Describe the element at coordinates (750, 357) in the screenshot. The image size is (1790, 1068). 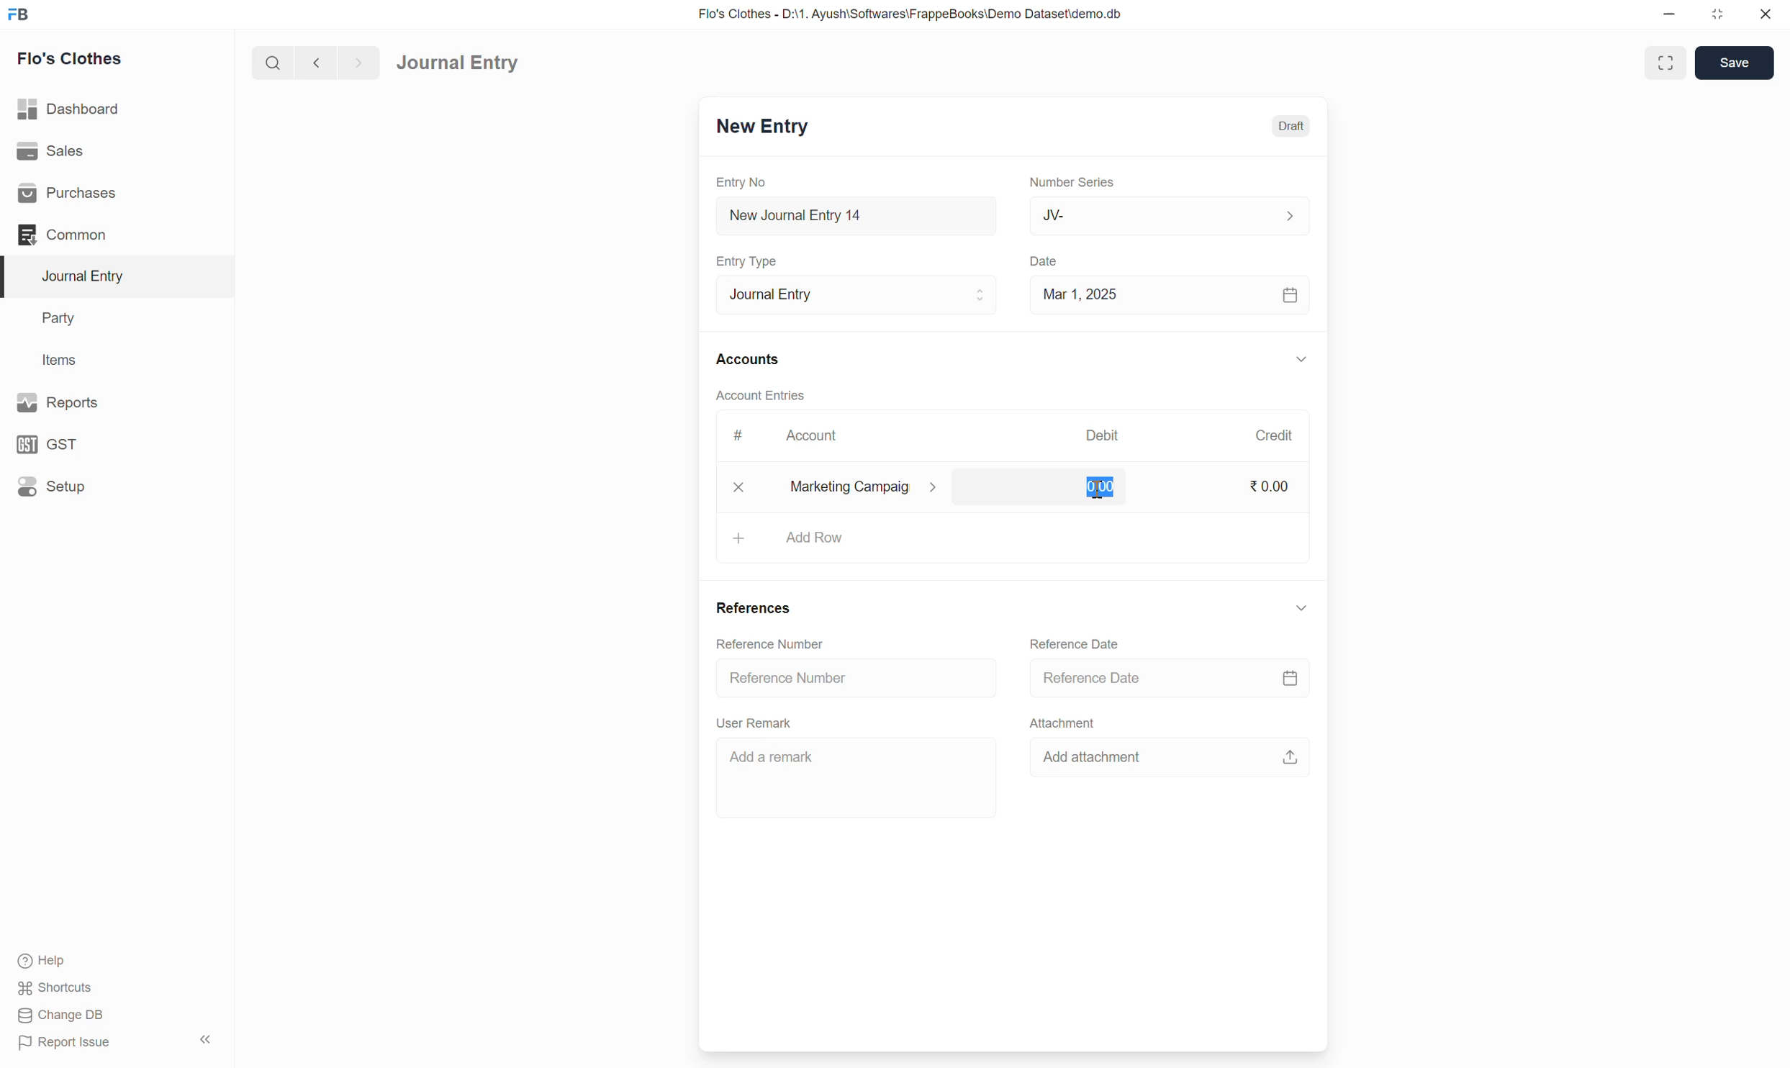
I see `Accounts` at that location.